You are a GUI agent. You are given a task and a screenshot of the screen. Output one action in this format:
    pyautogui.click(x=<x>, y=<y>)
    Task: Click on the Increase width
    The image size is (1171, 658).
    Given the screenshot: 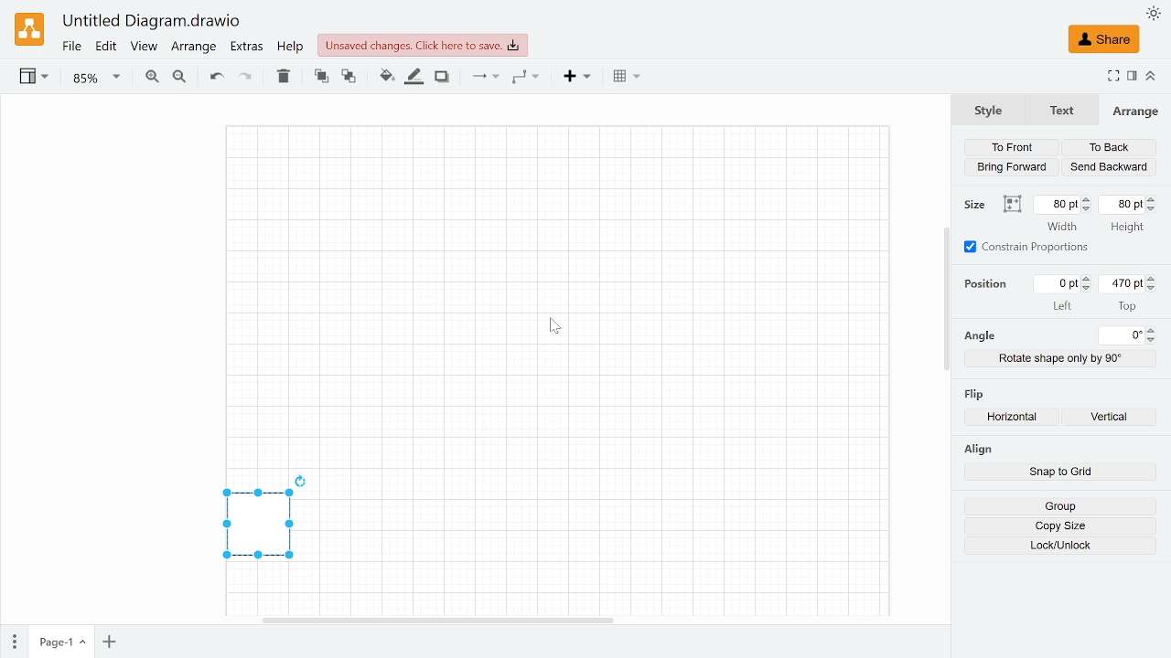 What is the action you would take?
    pyautogui.click(x=1088, y=199)
    